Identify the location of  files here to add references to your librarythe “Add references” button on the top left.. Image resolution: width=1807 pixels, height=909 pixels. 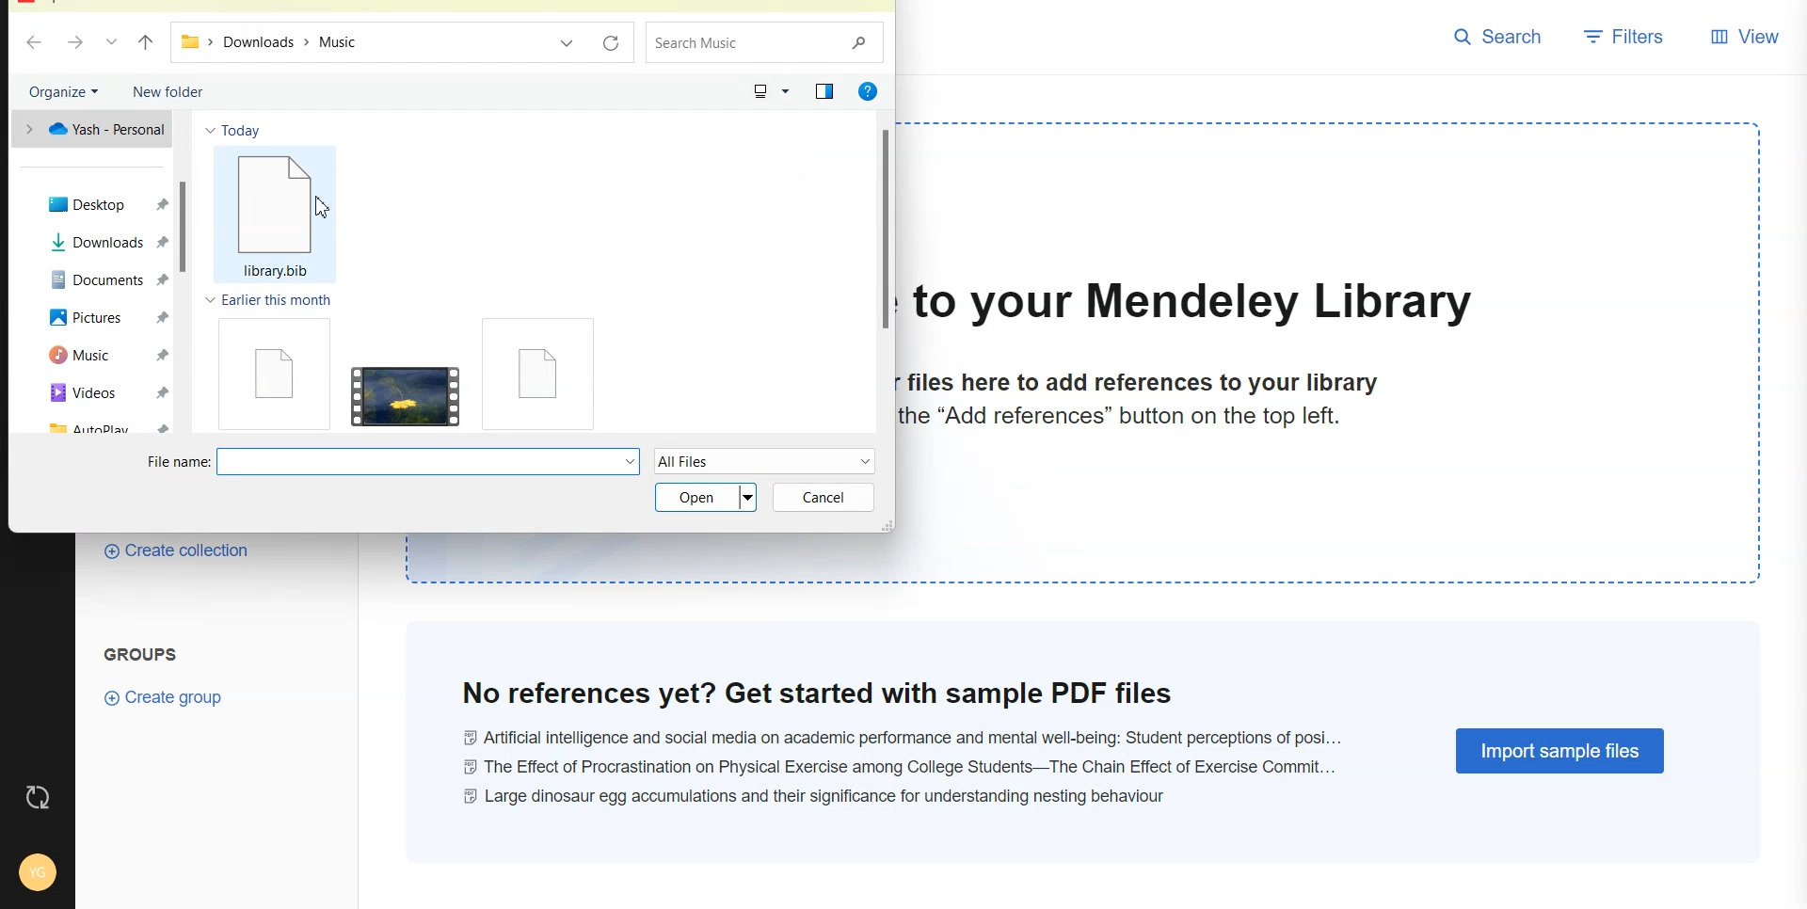
(1145, 411).